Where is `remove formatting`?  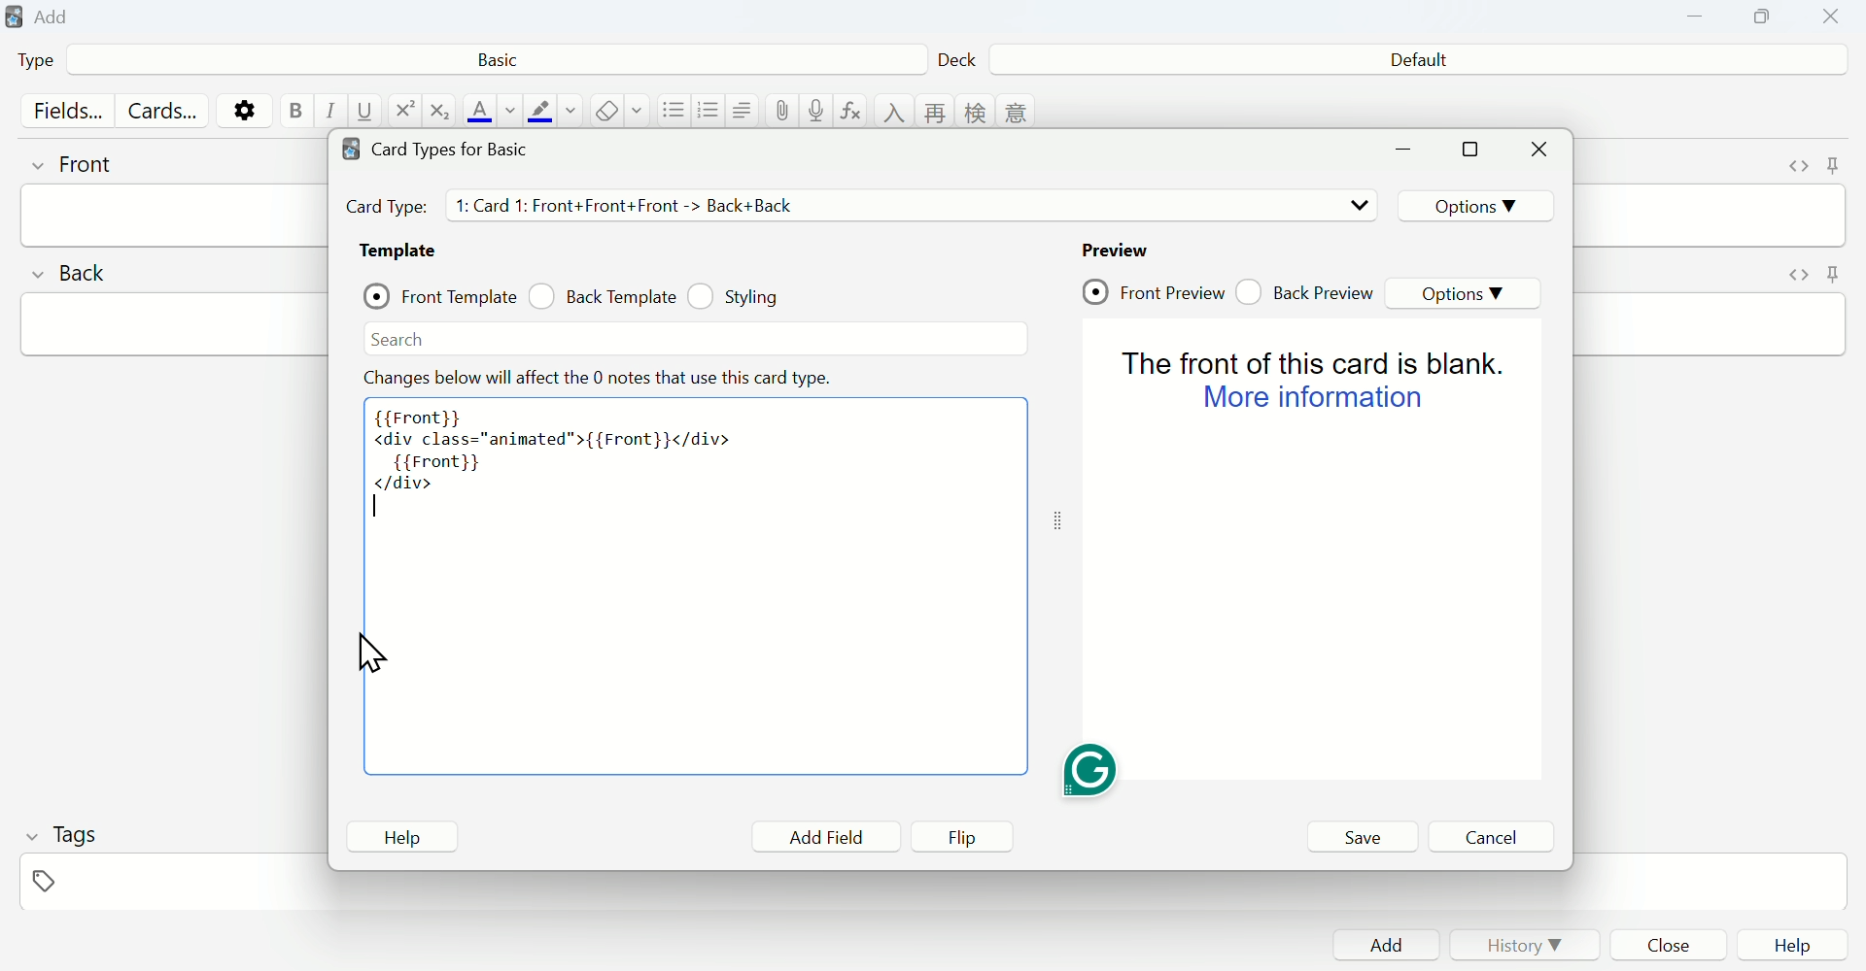
remove formatting is located at coordinates (608, 111).